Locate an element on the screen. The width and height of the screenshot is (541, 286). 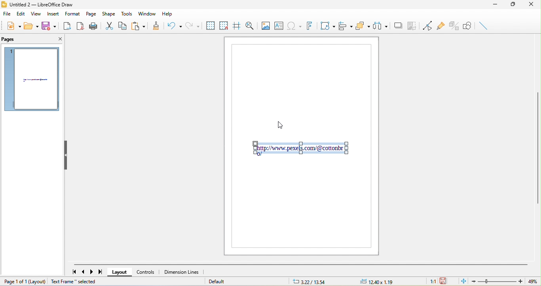
close is located at coordinates (533, 4).